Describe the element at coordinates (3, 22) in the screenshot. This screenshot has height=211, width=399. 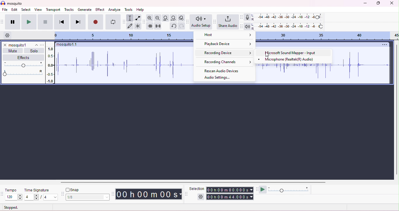
I see `toolbar` at that location.